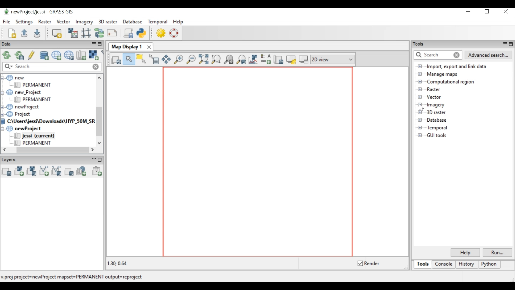  Describe the element at coordinates (465, 252) in the screenshot. I see `Help` at that location.